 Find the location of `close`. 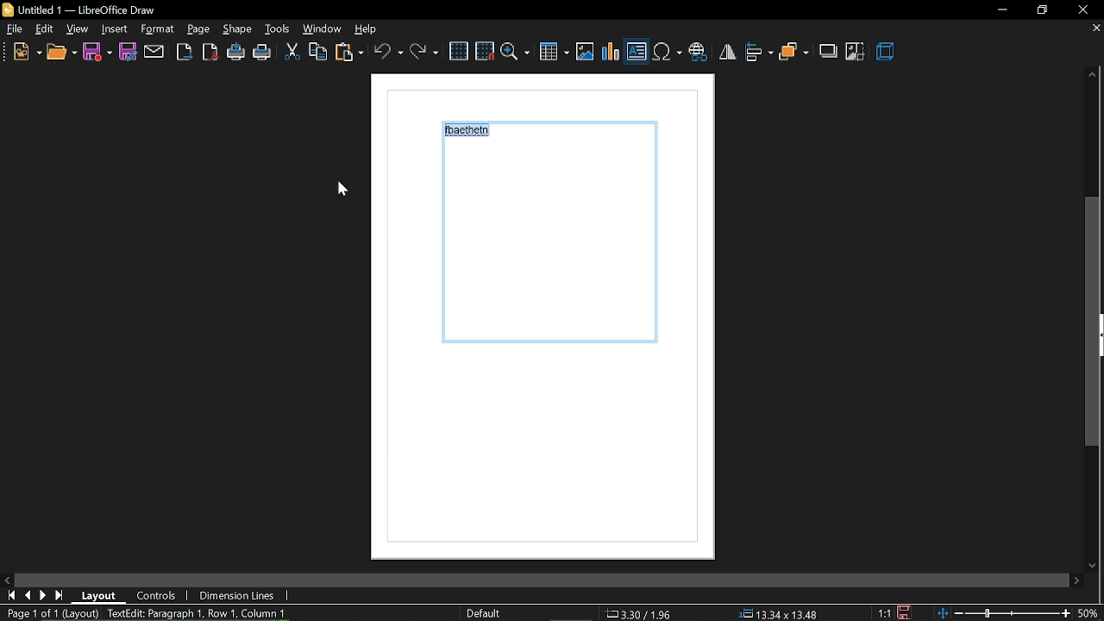

close is located at coordinates (1084, 9).